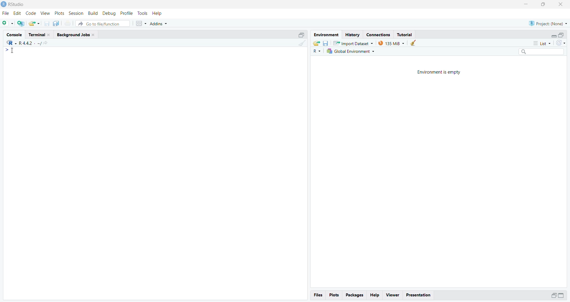 This screenshot has width=570, height=302. Describe the element at coordinates (6, 13) in the screenshot. I see `File` at that location.